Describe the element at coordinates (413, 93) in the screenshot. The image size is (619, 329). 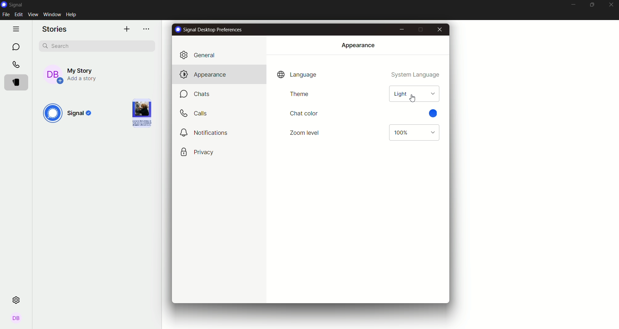
I see `light` at that location.